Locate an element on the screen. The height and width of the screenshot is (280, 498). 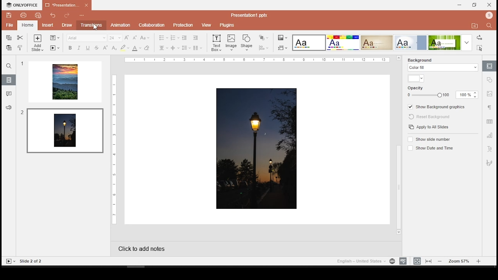
underline is located at coordinates (88, 48).